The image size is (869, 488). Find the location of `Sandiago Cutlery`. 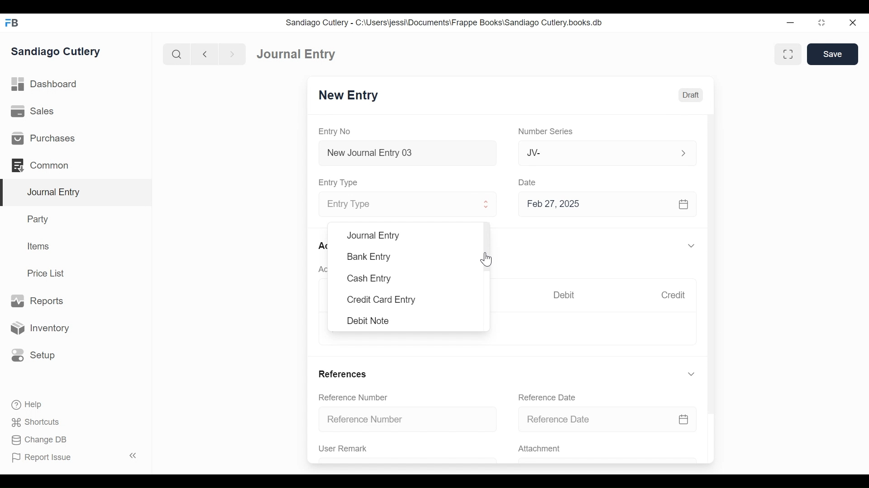

Sandiago Cutlery is located at coordinates (57, 52).